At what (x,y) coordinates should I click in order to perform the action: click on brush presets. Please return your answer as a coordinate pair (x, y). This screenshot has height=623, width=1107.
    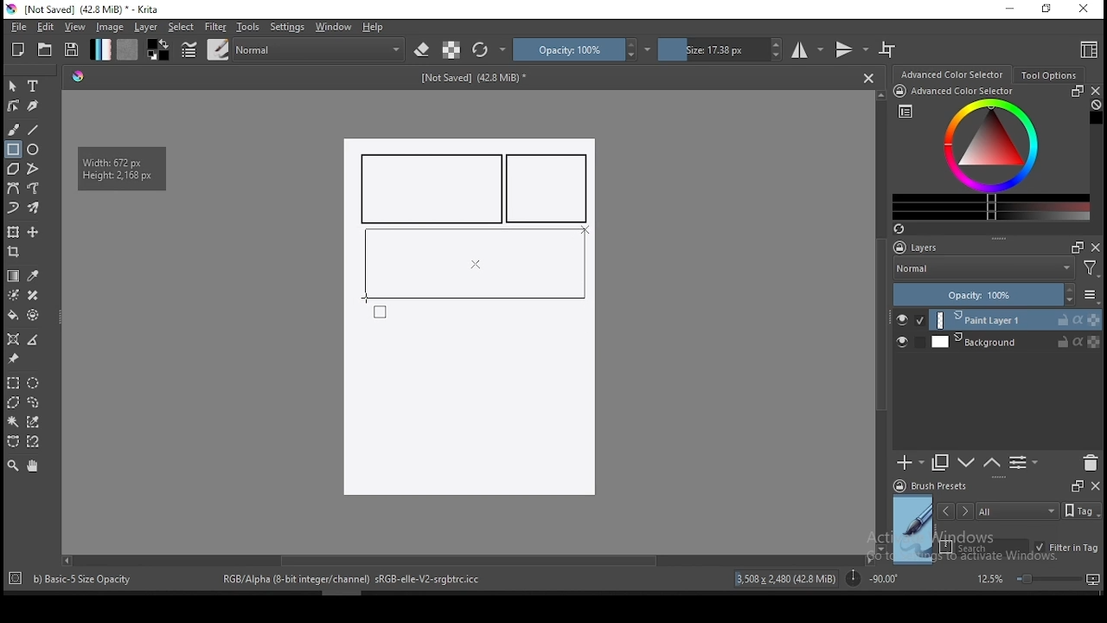
    Looking at the image, I should click on (936, 486).